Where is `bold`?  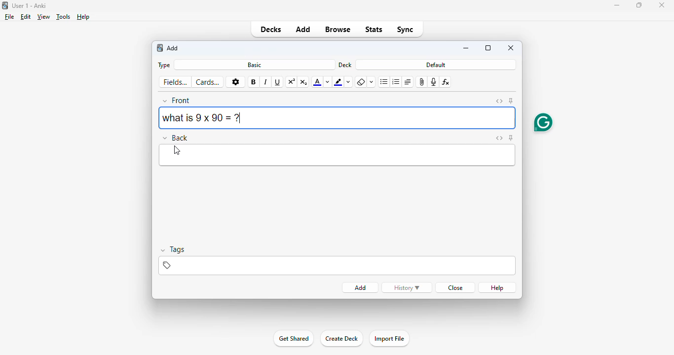
bold is located at coordinates (254, 82).